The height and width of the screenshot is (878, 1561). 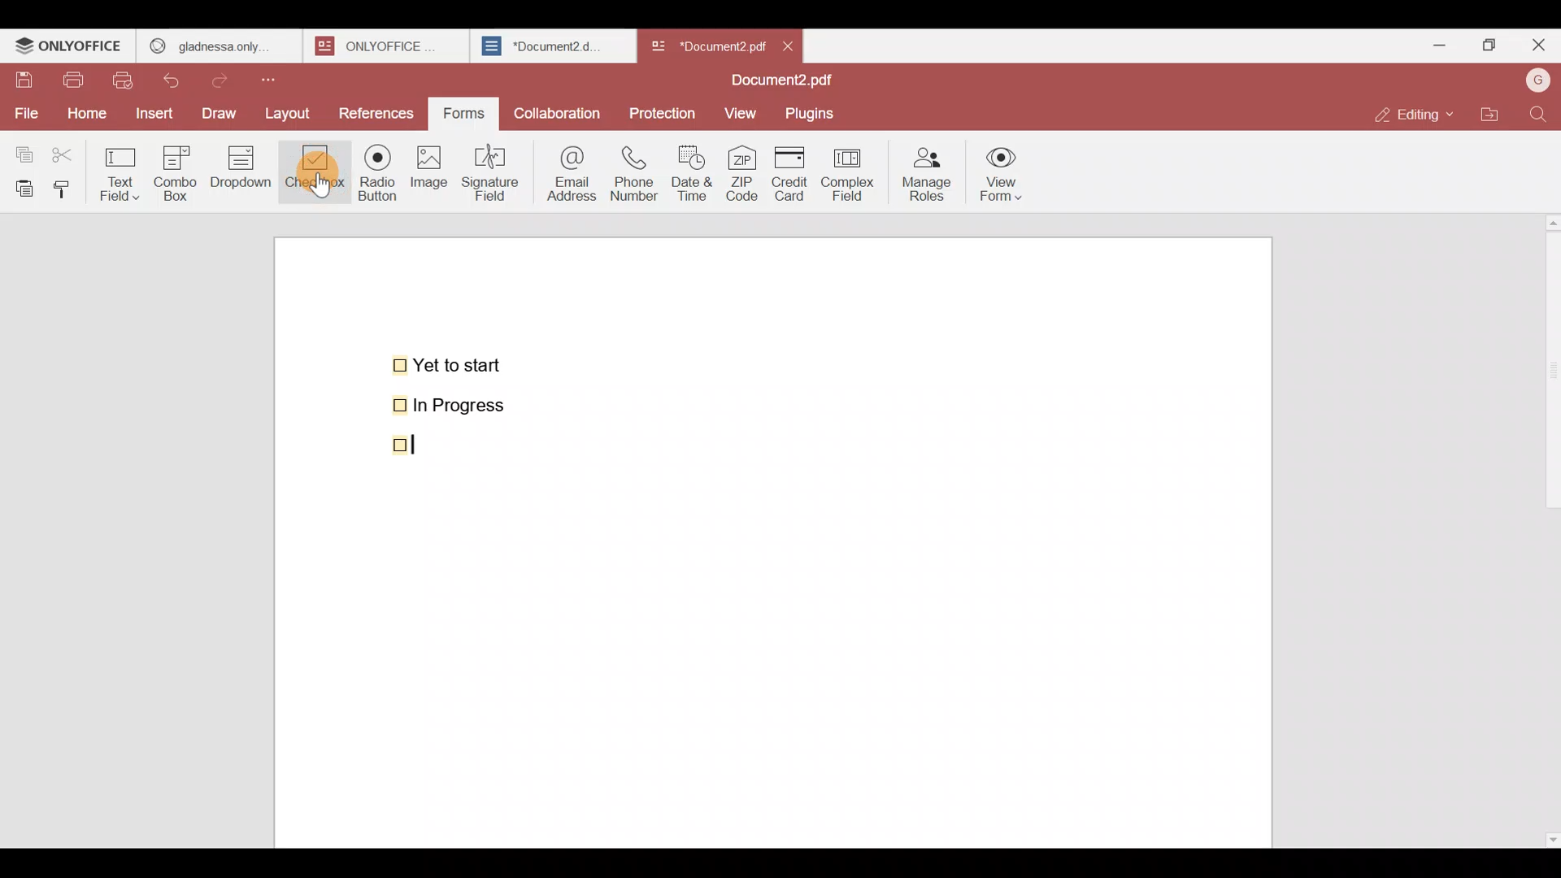 I want to click on gladness only, so click(x=218, y=42).